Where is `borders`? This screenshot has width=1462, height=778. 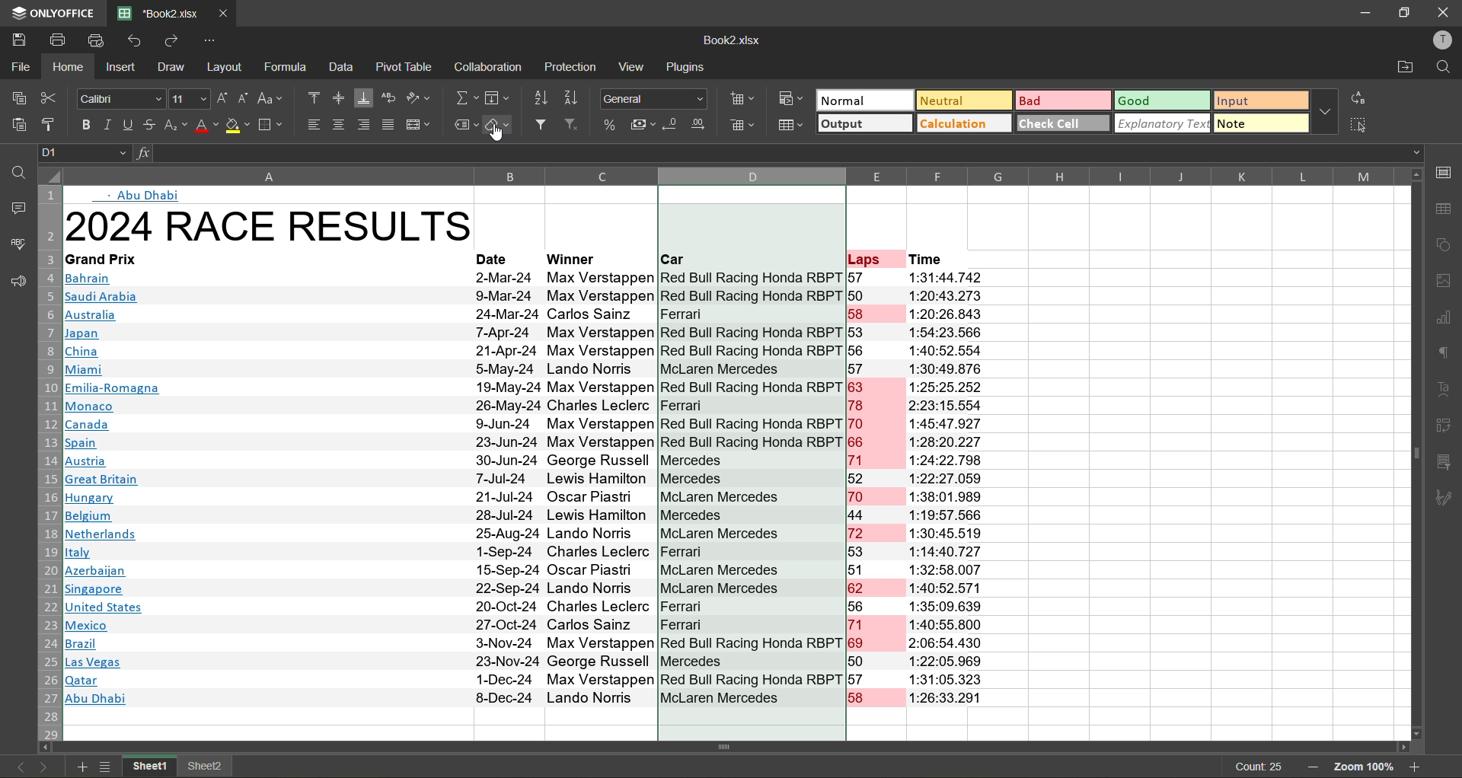 borders is located at coordinates (273, 125).